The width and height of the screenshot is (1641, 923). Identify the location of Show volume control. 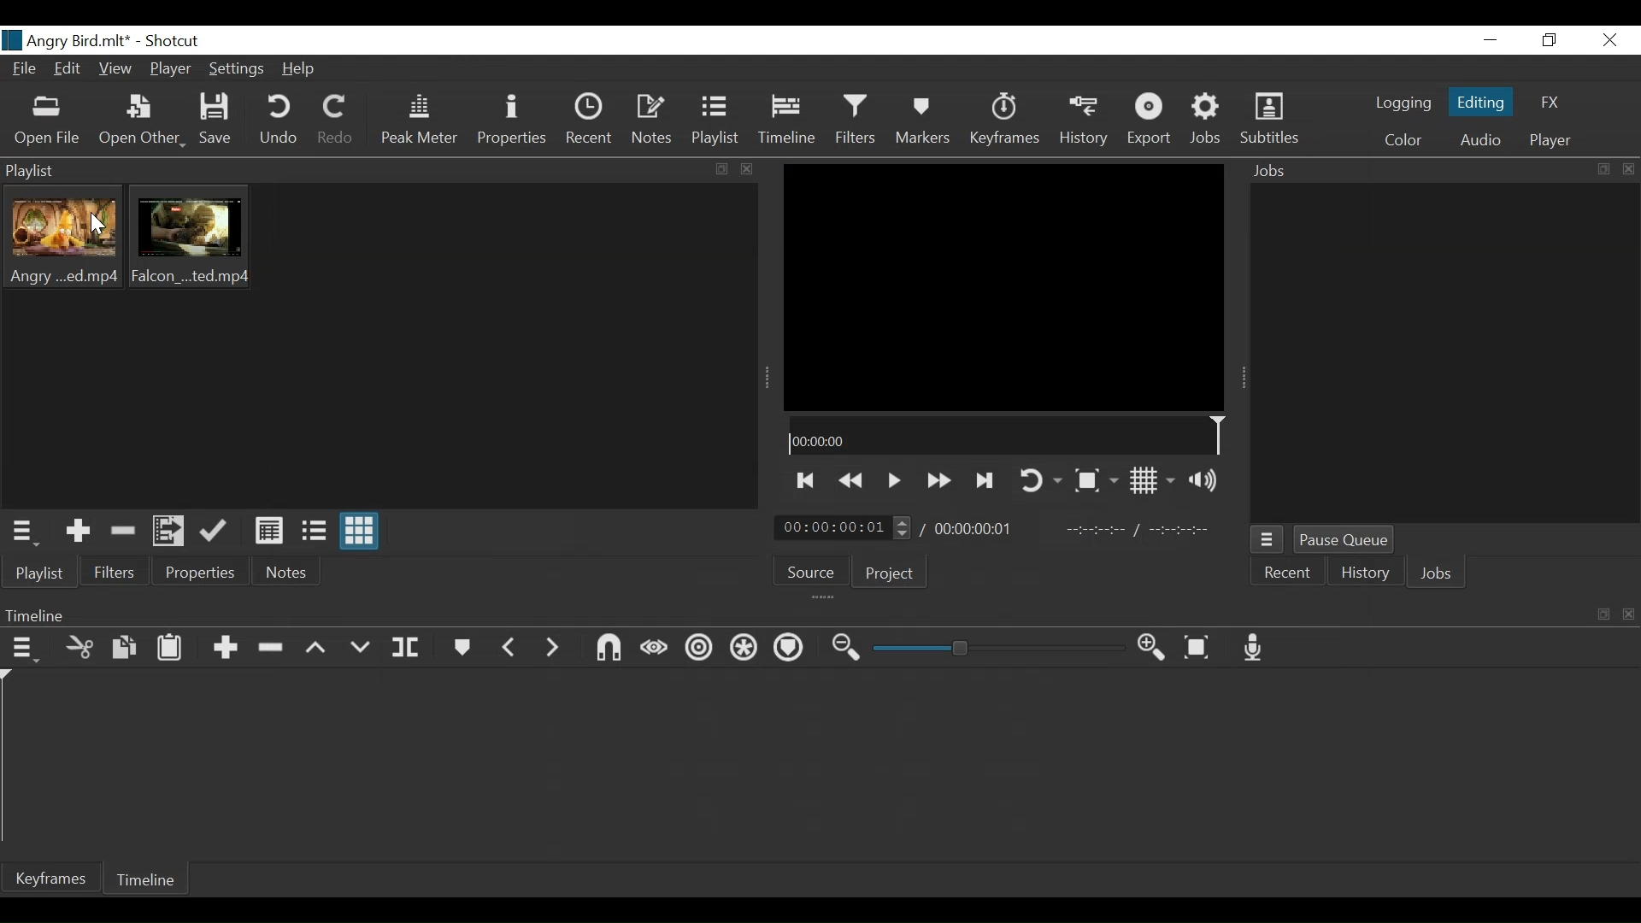
(1208, 479).